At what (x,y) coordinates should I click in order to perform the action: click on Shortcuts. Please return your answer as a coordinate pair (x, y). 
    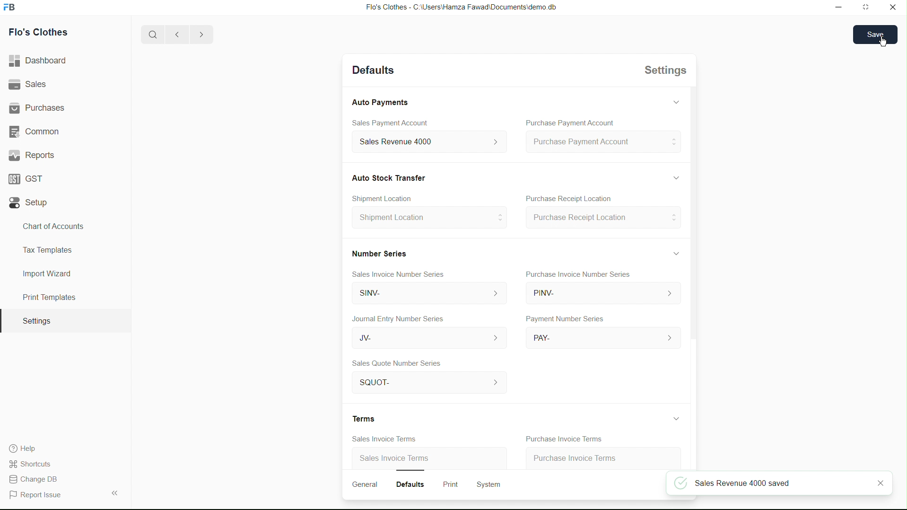
    Looking at the image, I should click on (35, 463).